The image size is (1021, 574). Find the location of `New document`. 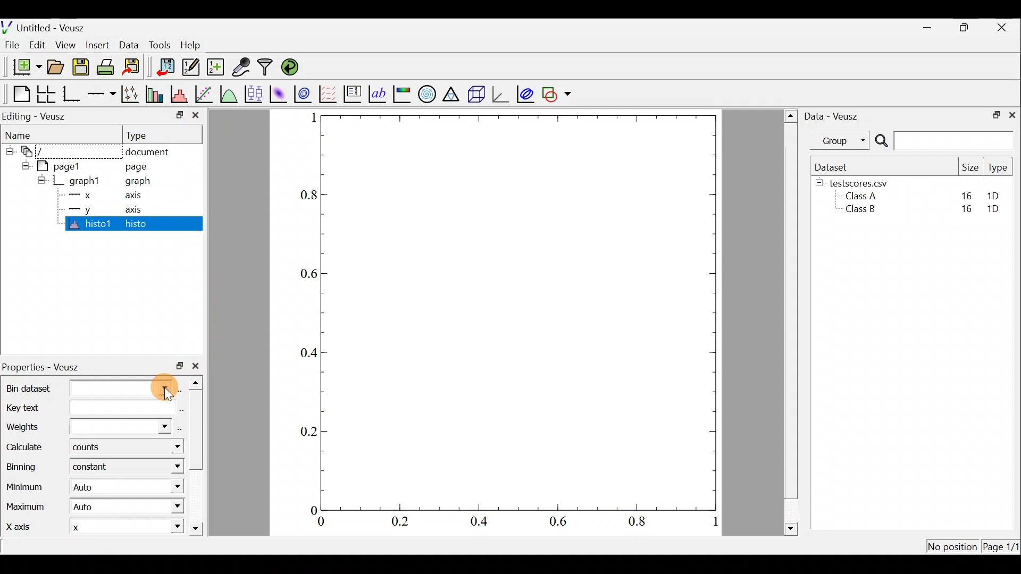

New document is located at coordinates (22, 66).